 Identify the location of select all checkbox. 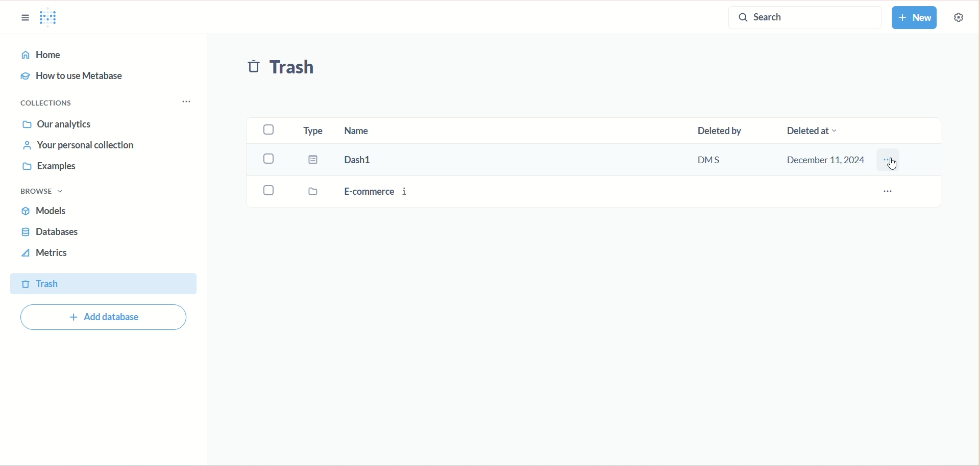
(271, 129).